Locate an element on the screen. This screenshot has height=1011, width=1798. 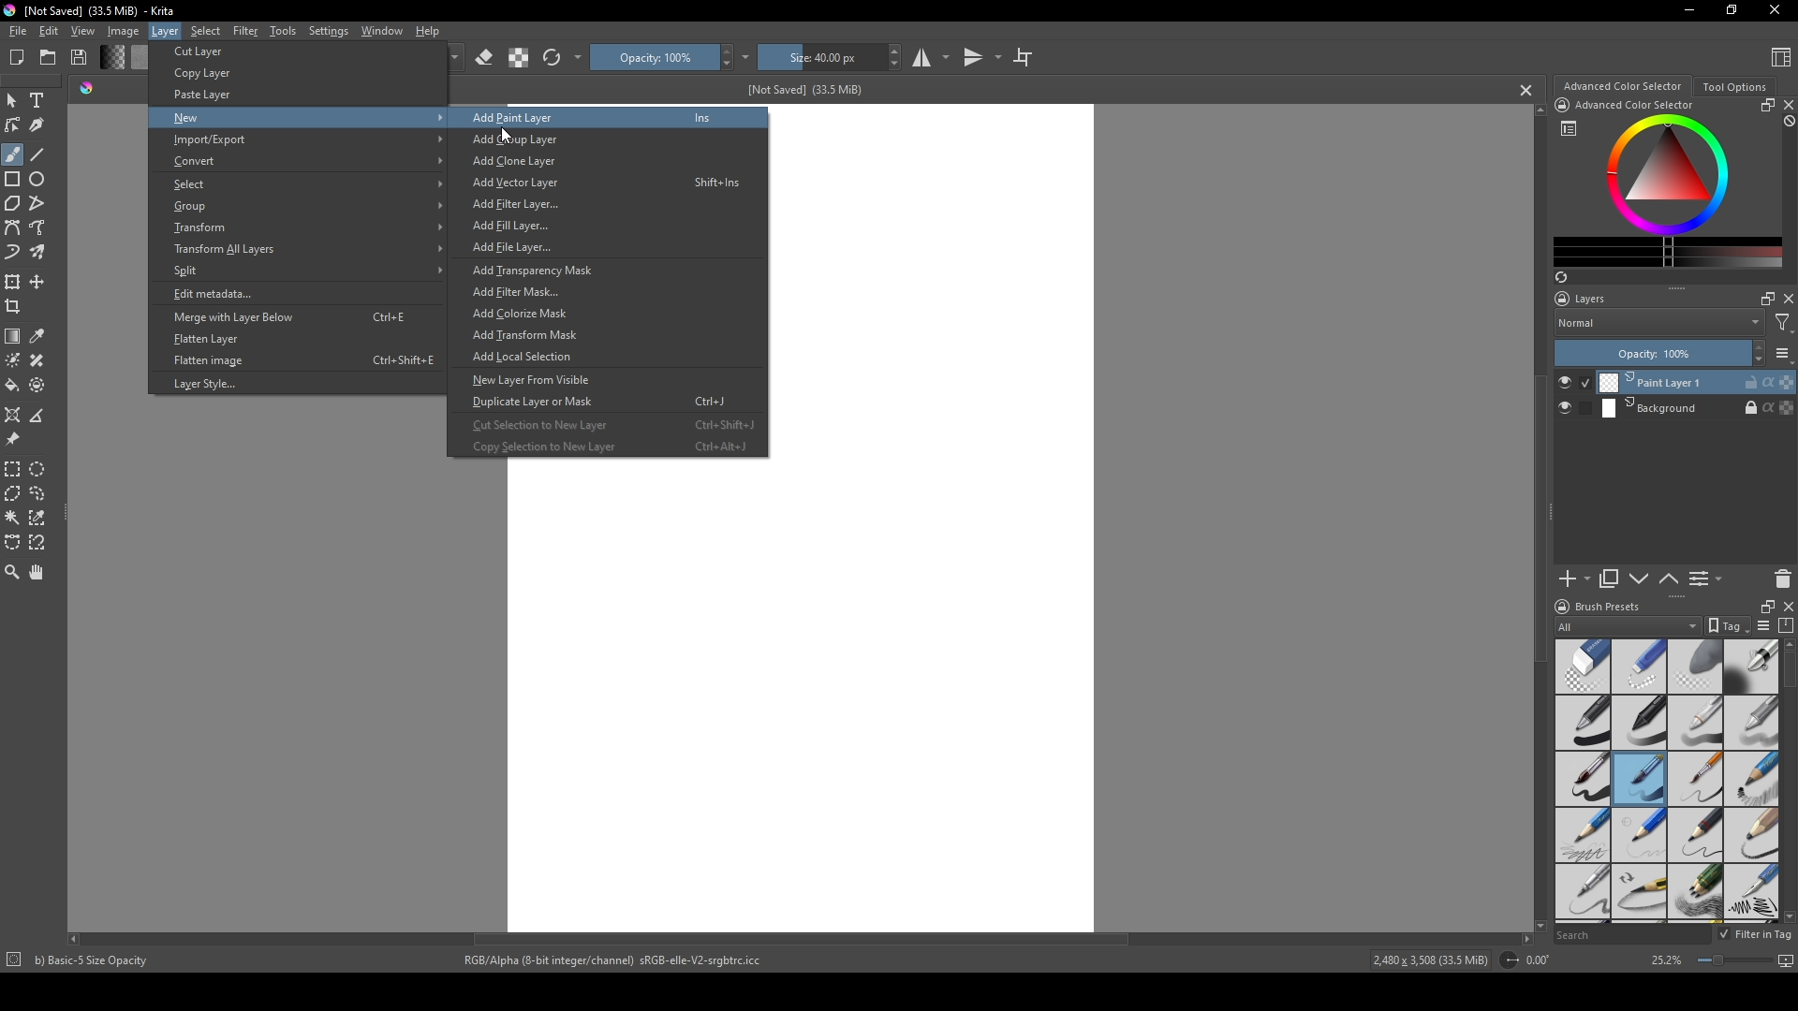
Add Clone Layer is located at coordinates (525, 161).